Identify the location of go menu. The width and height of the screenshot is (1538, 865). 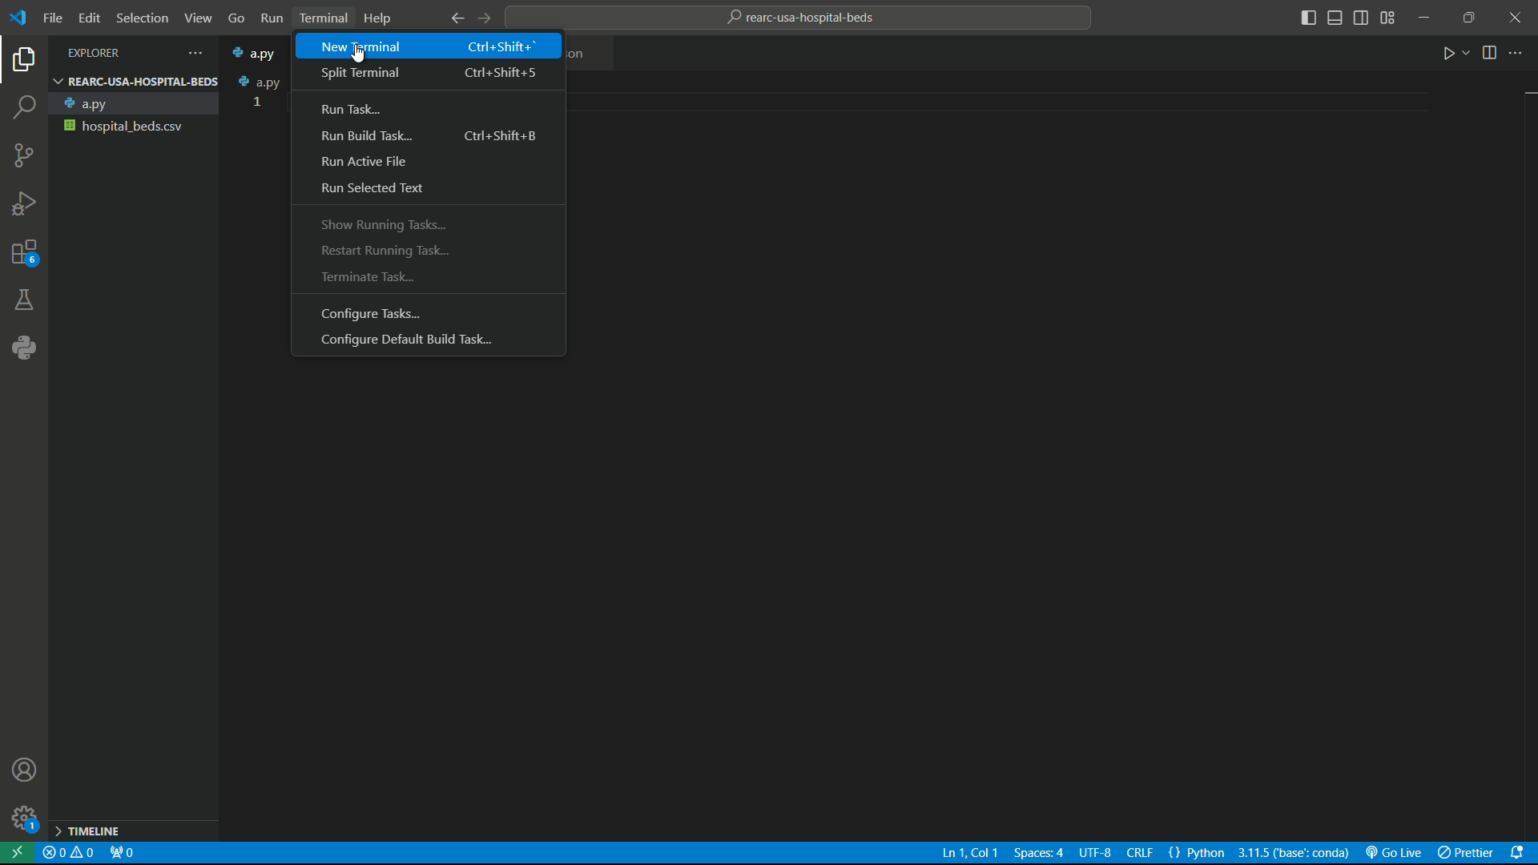
(236, 18).